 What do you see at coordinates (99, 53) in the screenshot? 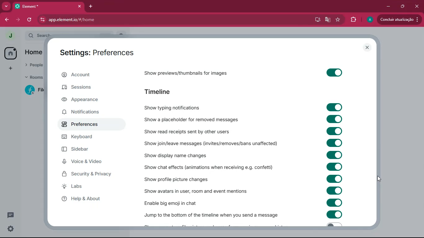
I see `settings: preferences` at bounding box center [99, 53].